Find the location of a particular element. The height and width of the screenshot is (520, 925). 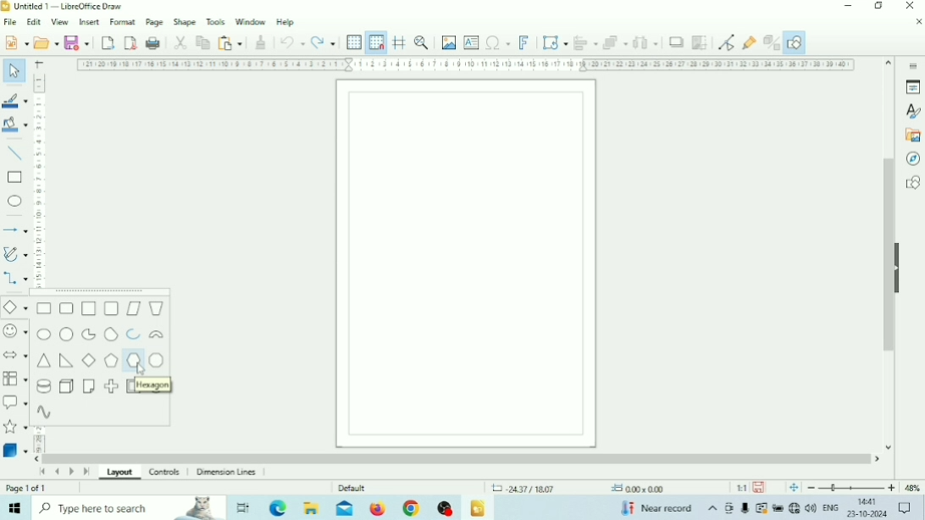

3D Objects is located at coordinates (15, 450).